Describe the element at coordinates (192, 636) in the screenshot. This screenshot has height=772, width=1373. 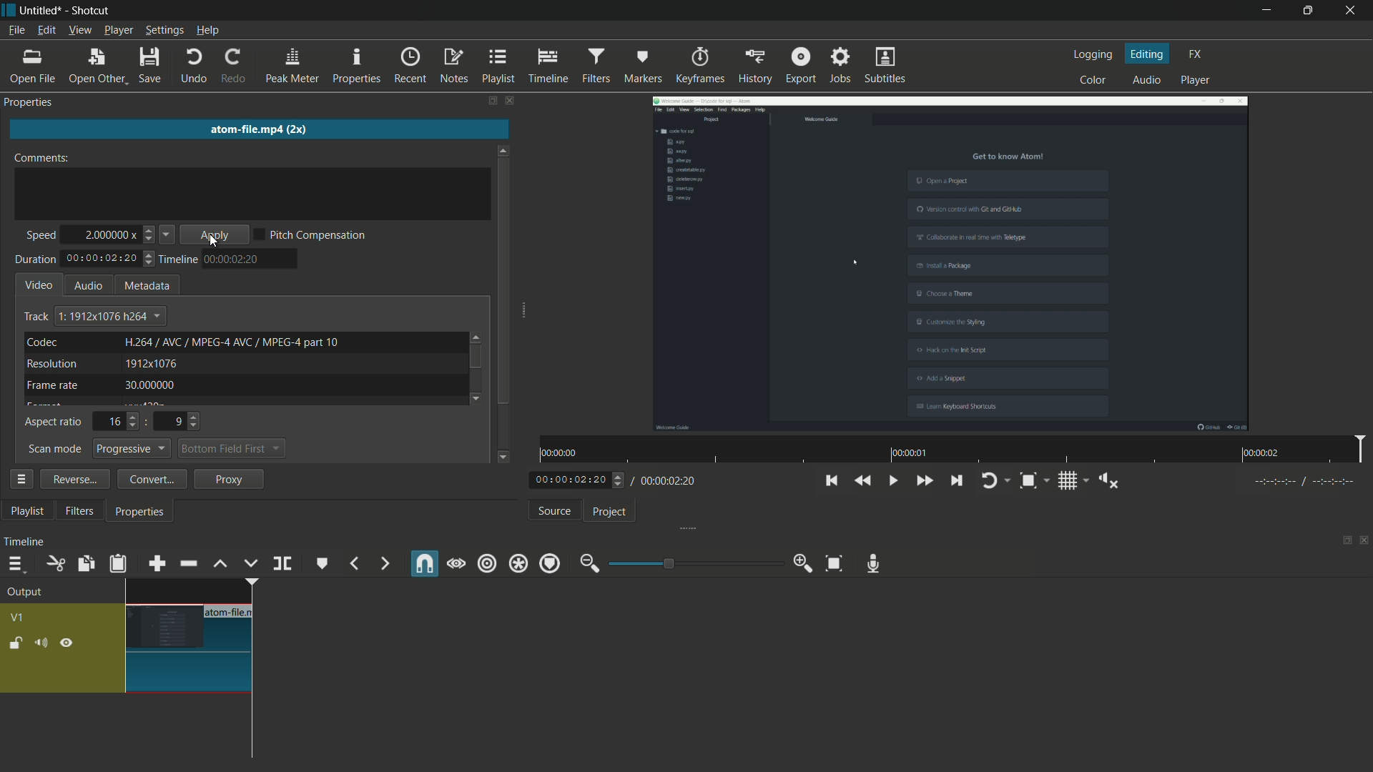
I see `video in timeline` at that location.